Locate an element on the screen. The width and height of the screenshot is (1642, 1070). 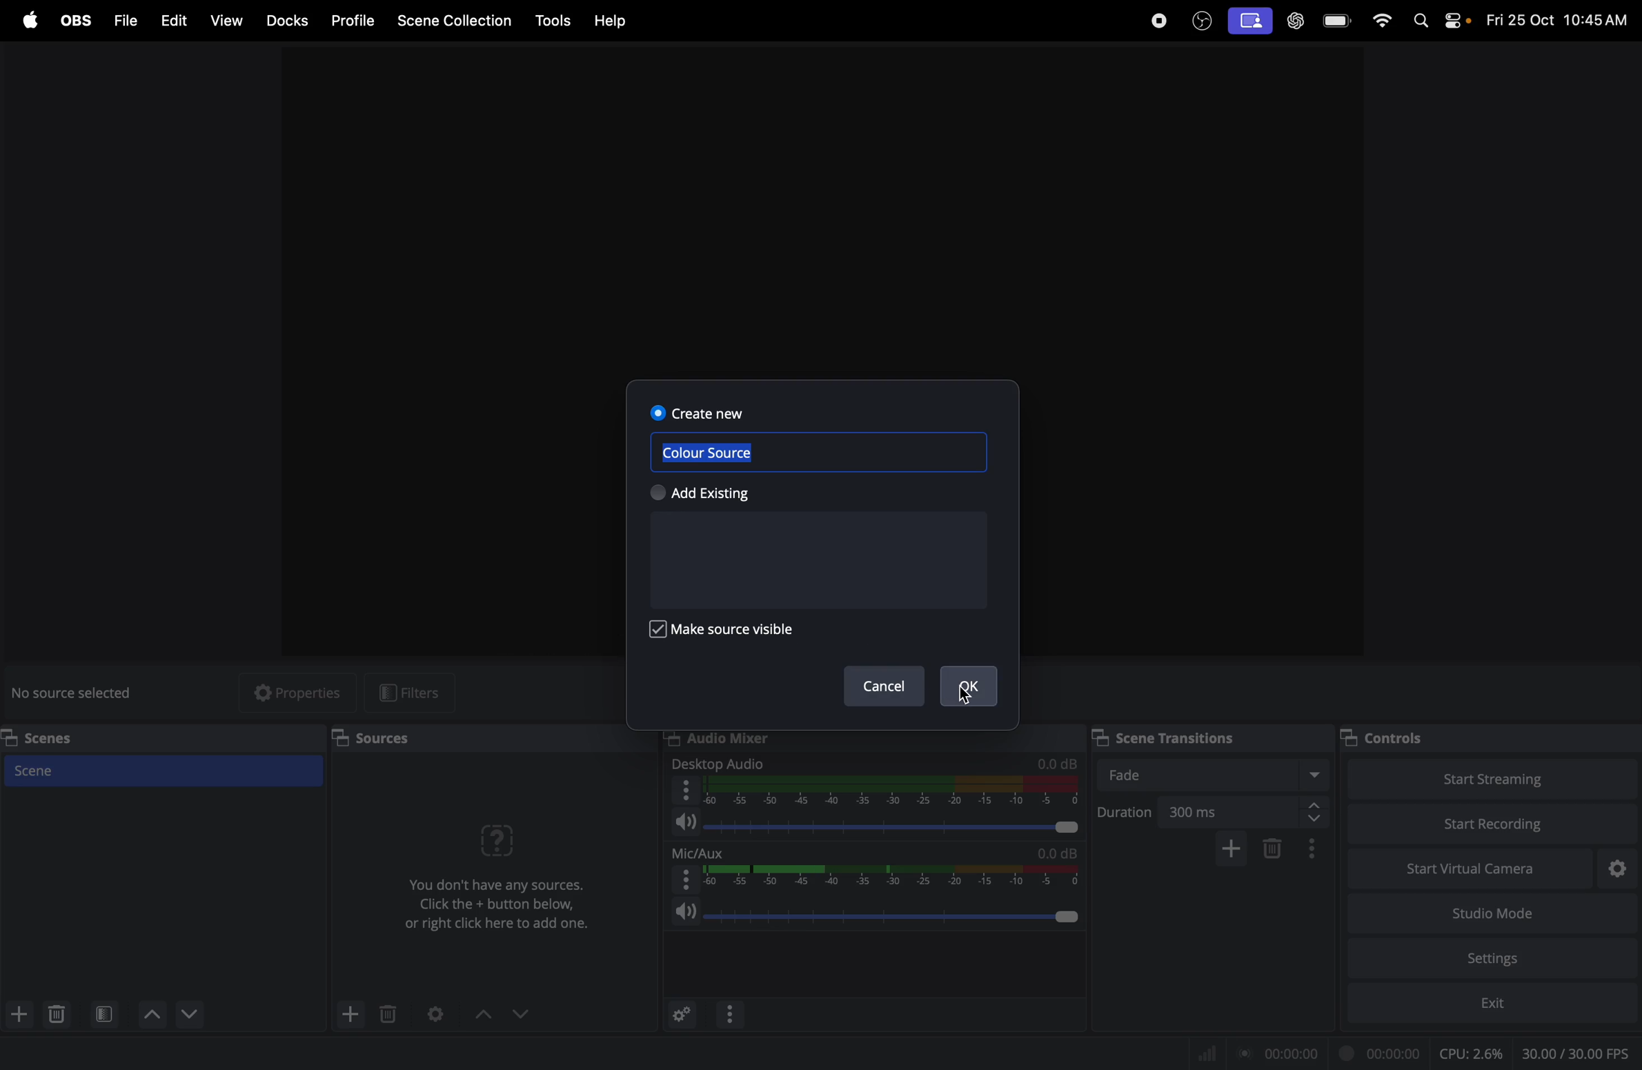
apple menu is located at coordinates (30, 21).